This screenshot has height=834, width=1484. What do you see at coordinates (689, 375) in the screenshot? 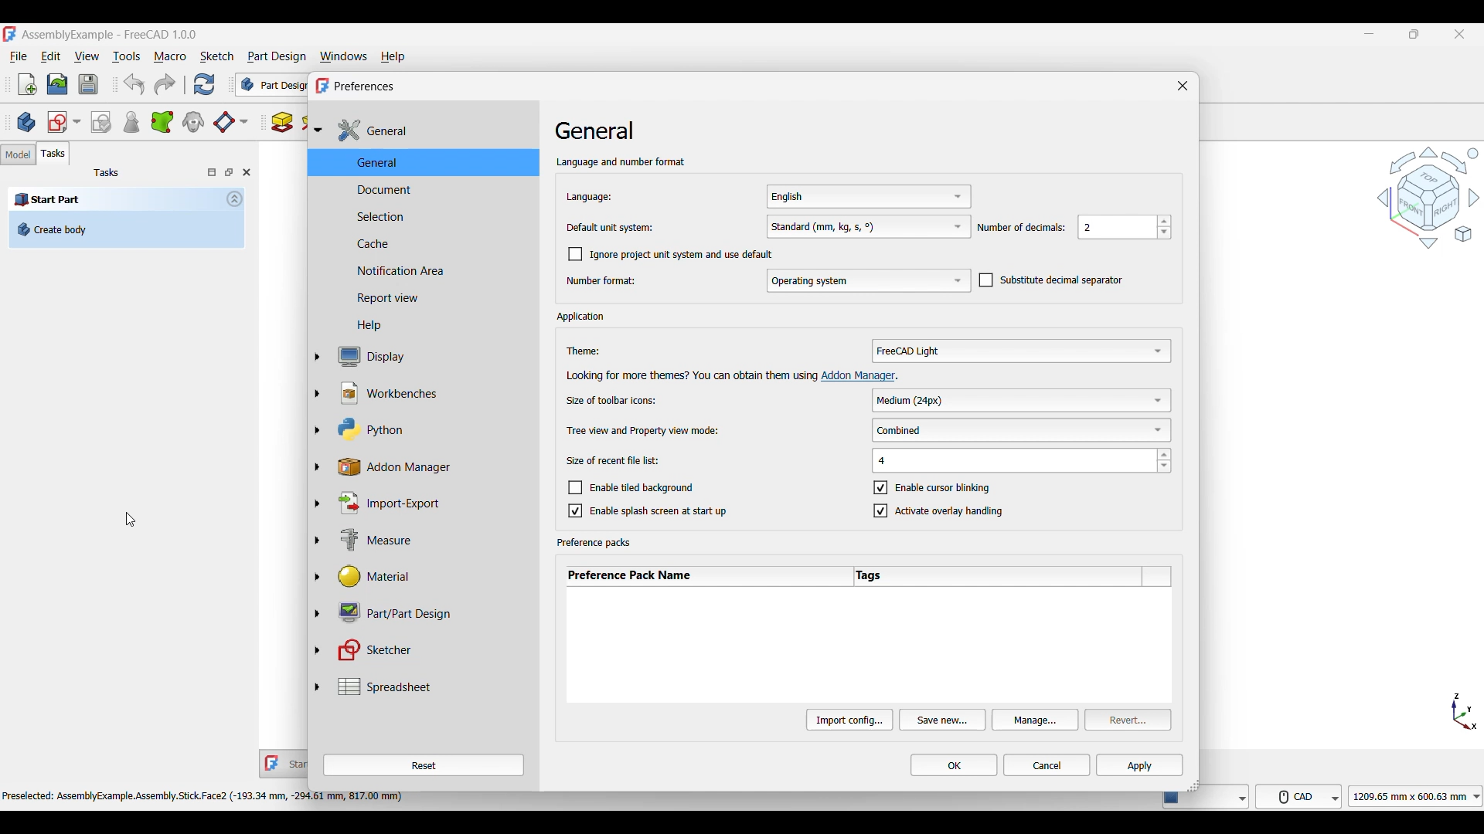
I see `Looking for more themes? You can obtain them using` at bounding box center [689, 375].